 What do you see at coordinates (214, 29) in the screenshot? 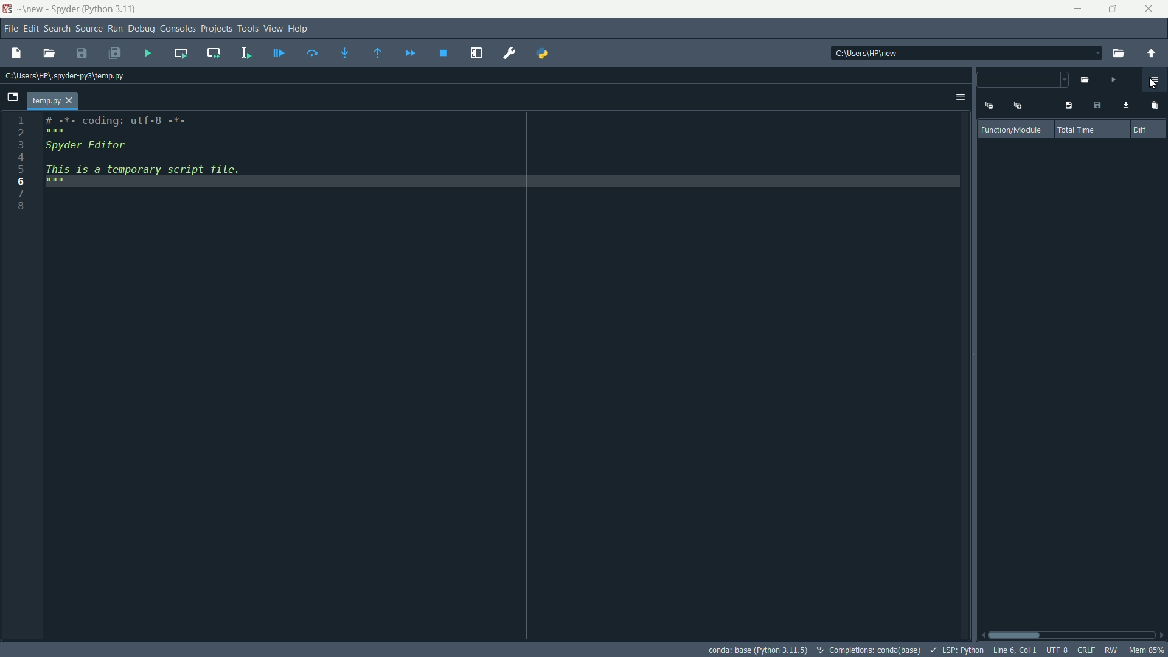
I see `projects menu` at bounding box center [214, 29].